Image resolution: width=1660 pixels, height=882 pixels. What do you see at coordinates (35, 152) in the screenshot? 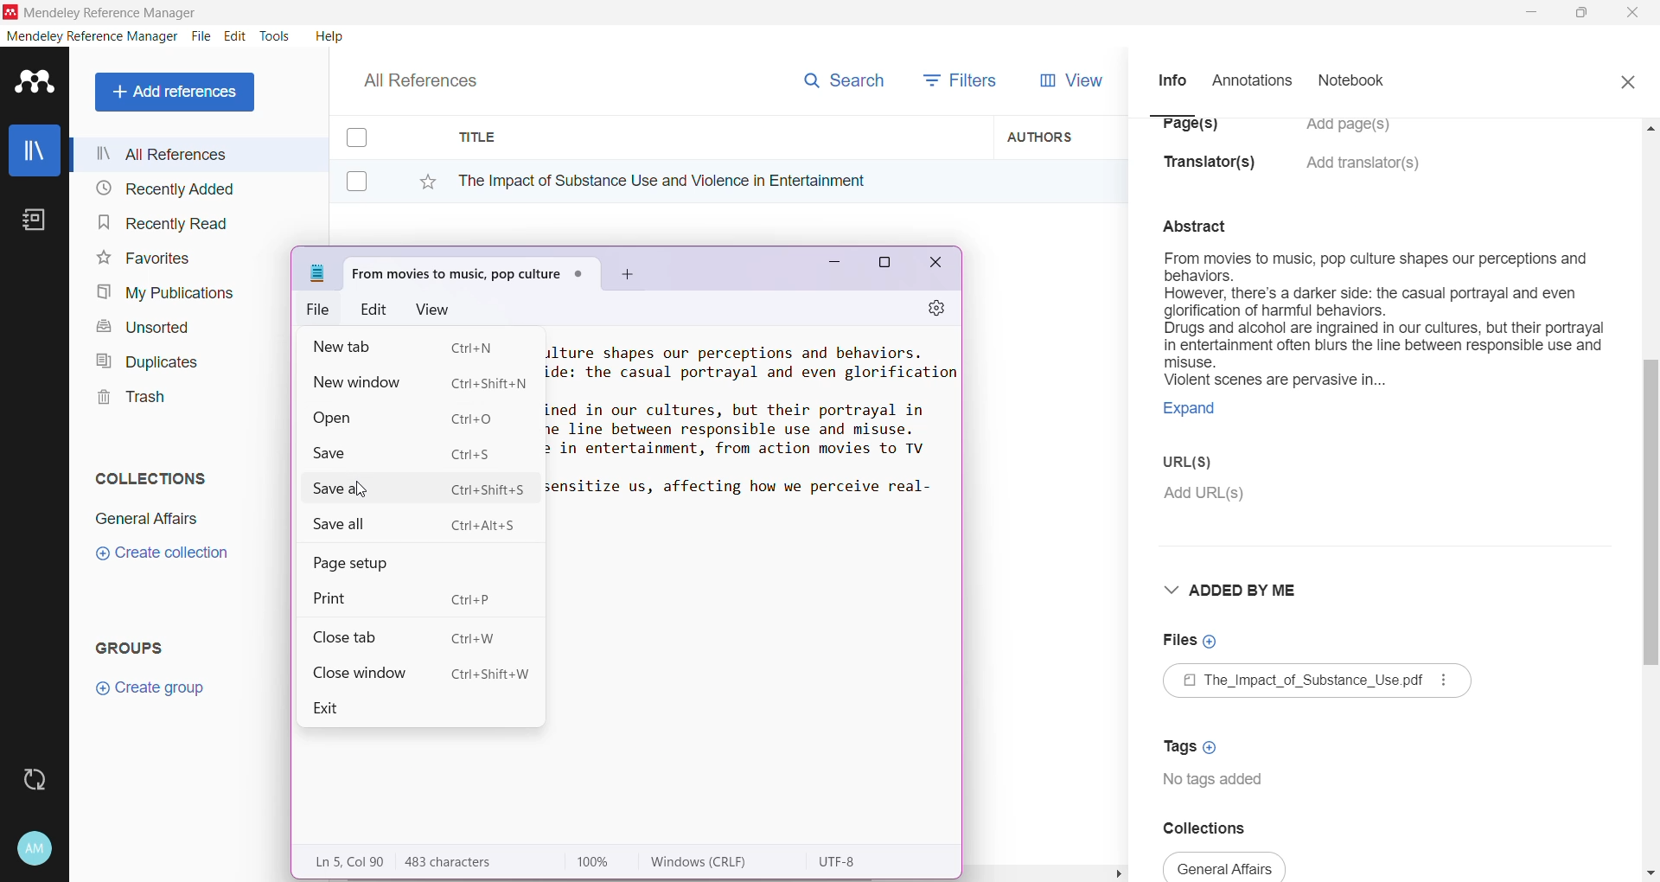
I see `Library` at bounding box center [35, 152].